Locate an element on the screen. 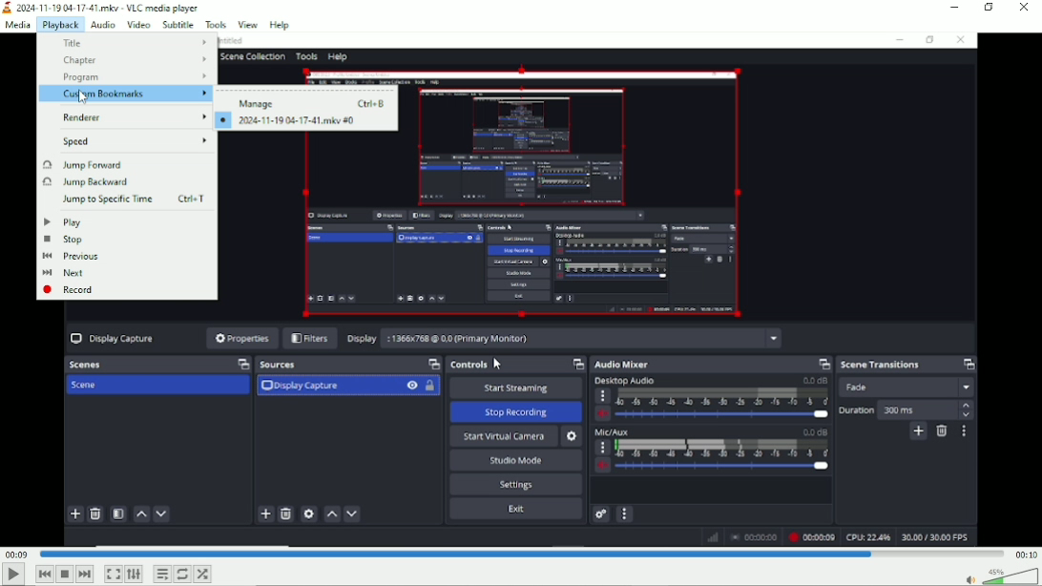 Image resolution: width=1042 pixels, height=586 pixels. 2024-11-19 04-17-41.mkv#0 is located at coordinates (293, 120).